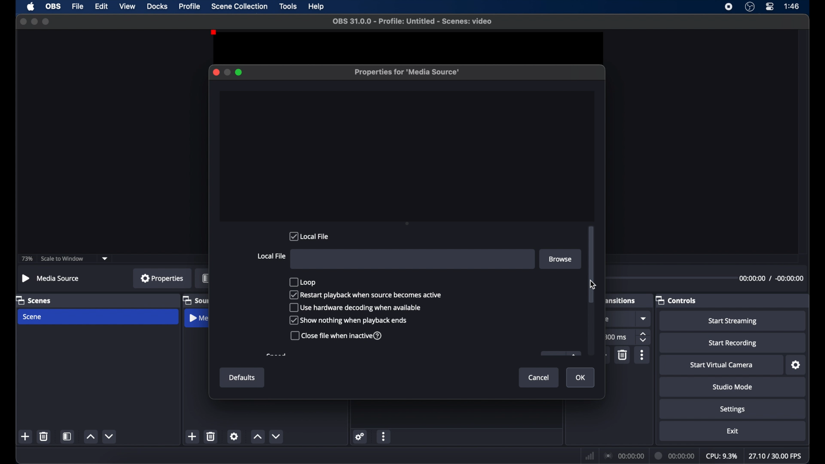 The height and width of the screenshot is (464, 825). I want to click on 73%, so click(27, 259).